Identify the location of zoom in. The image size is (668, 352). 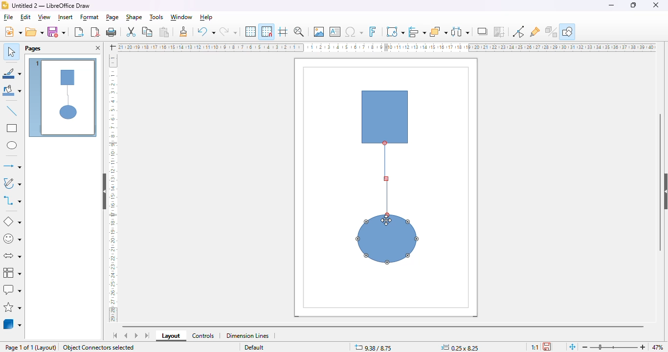
(641, 347).